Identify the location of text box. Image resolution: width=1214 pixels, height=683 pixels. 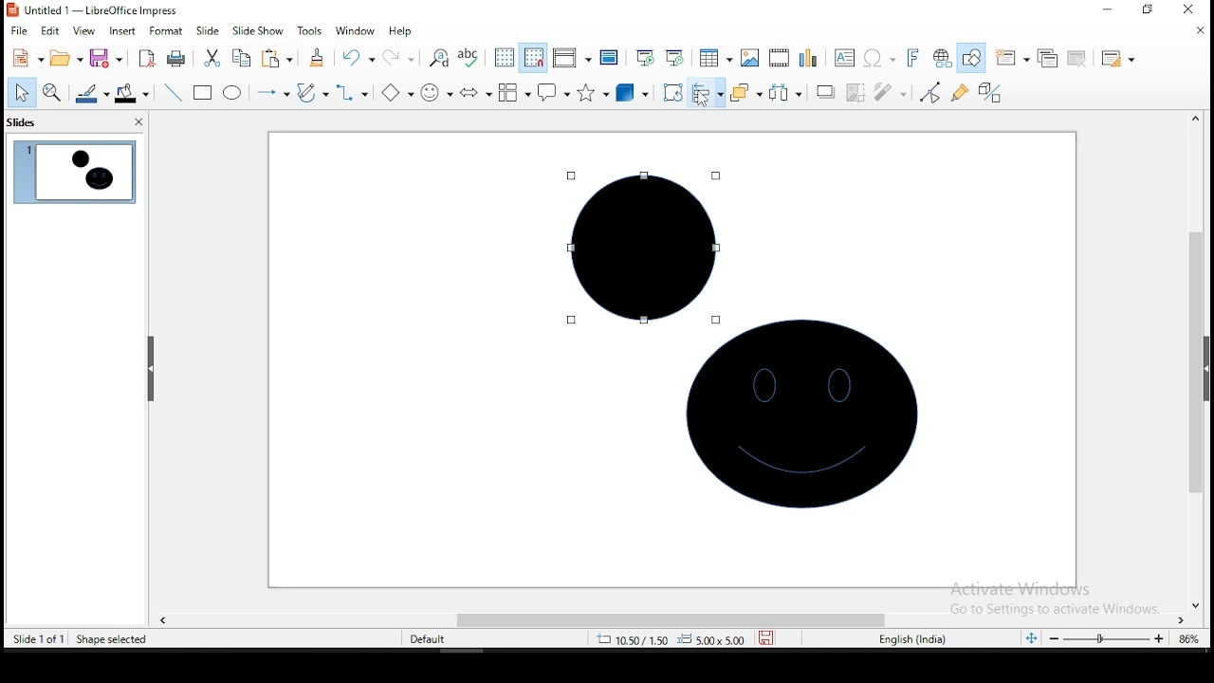
(846, 57).